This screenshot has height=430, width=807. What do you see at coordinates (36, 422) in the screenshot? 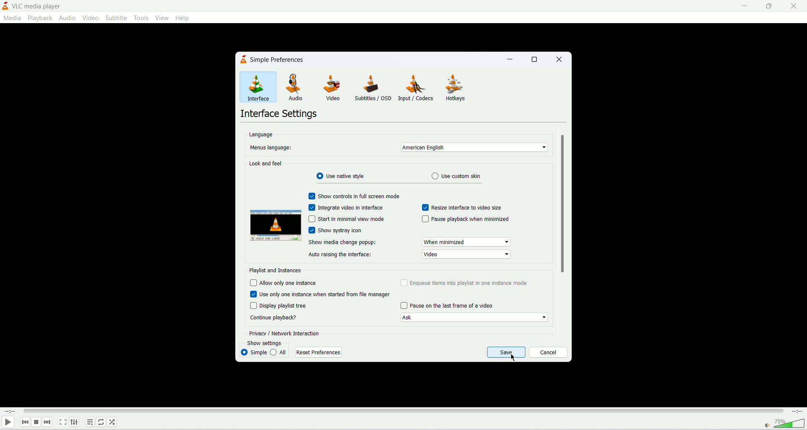
I see `stop` at bounding box center [36, 422].